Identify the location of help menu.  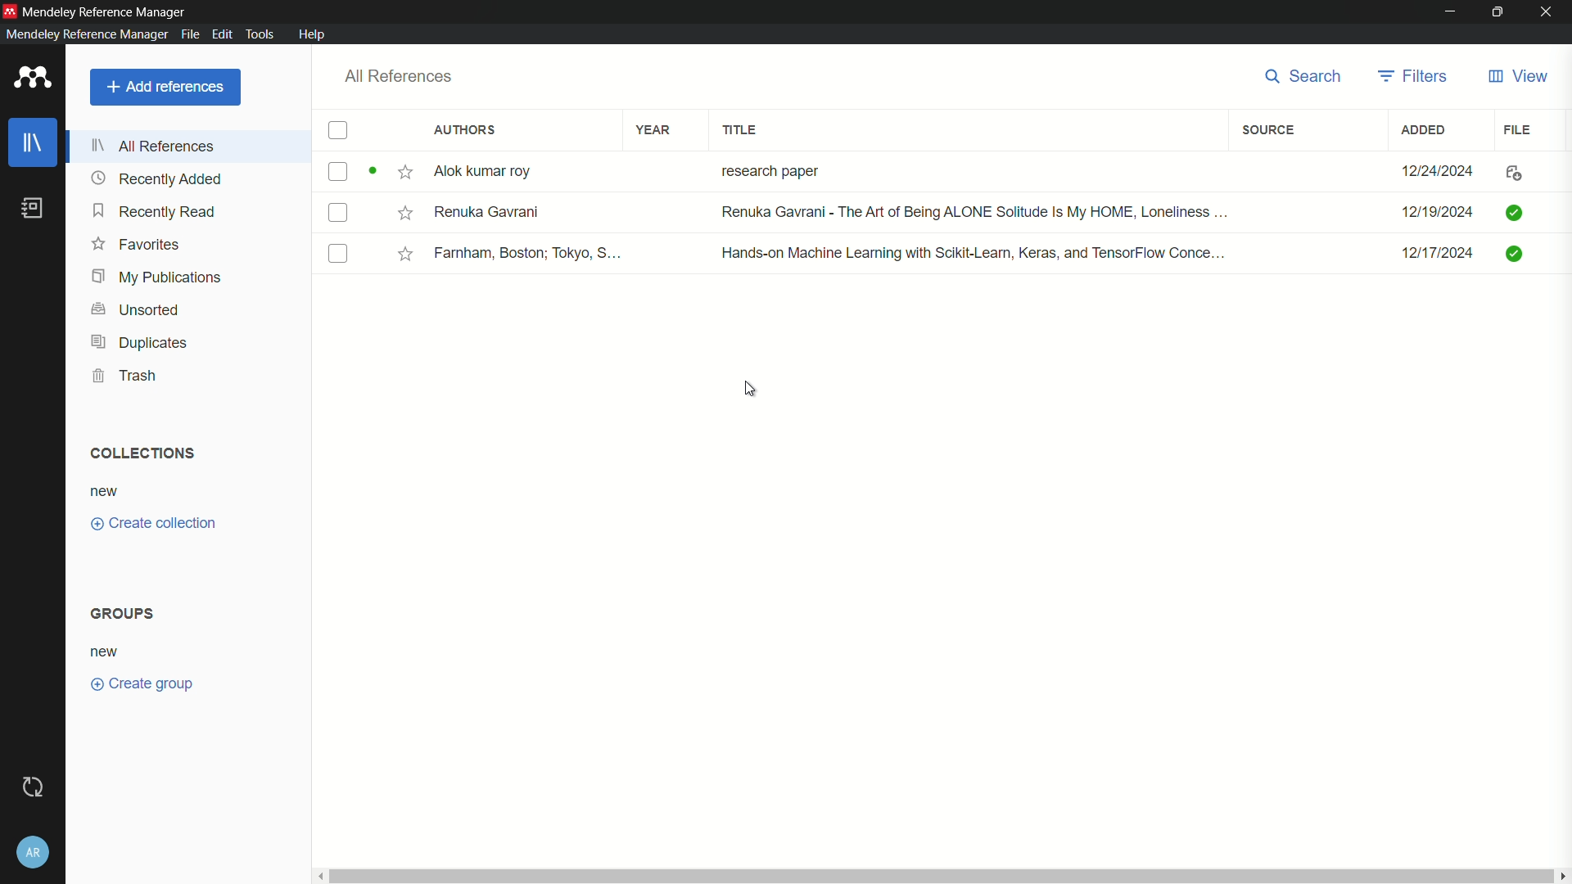
(311, 34).